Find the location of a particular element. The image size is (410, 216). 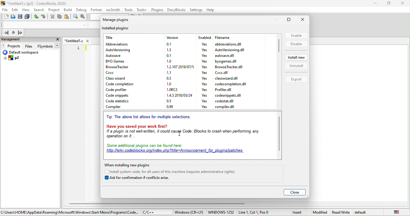

windows-1252 is located at coordinates (222, 212).